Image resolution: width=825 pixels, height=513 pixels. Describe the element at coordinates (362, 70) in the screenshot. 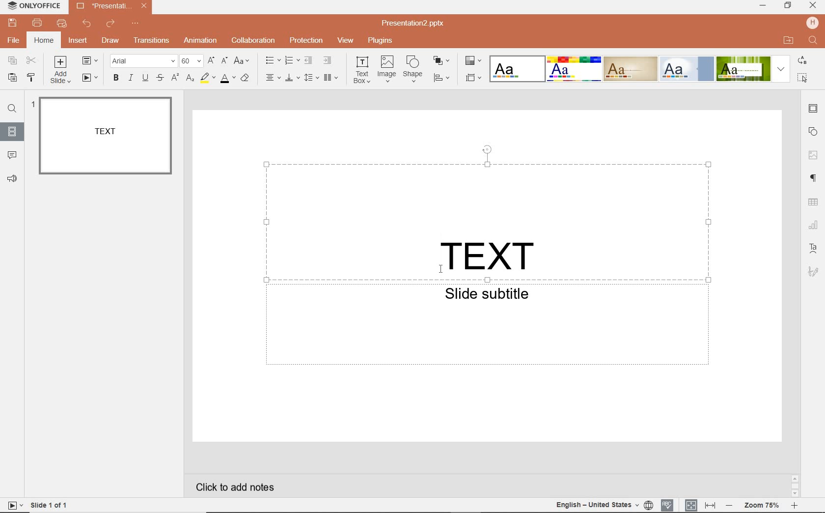

I see `text box` at that location.